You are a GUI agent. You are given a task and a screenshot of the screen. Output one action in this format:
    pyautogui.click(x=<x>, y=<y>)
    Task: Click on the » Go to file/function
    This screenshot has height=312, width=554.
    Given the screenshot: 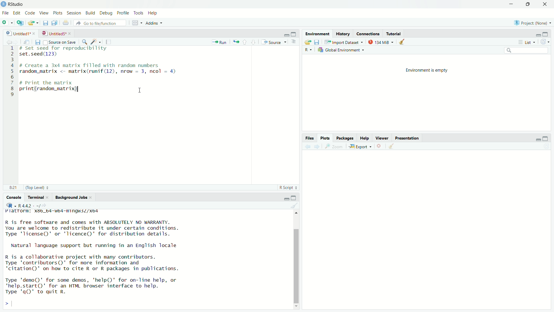 What is the action you would take?
    pyautogui.click(x=97, y=23)
    